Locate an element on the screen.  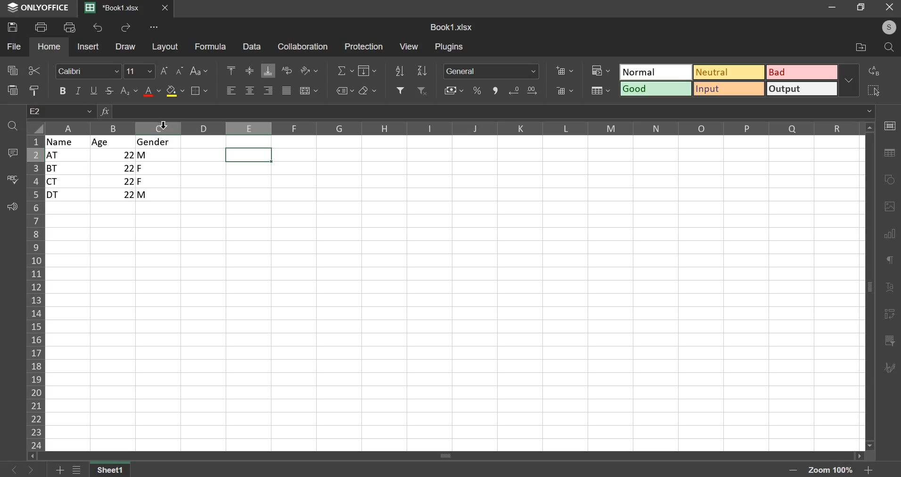
change case is located at coordinates (201, 71).